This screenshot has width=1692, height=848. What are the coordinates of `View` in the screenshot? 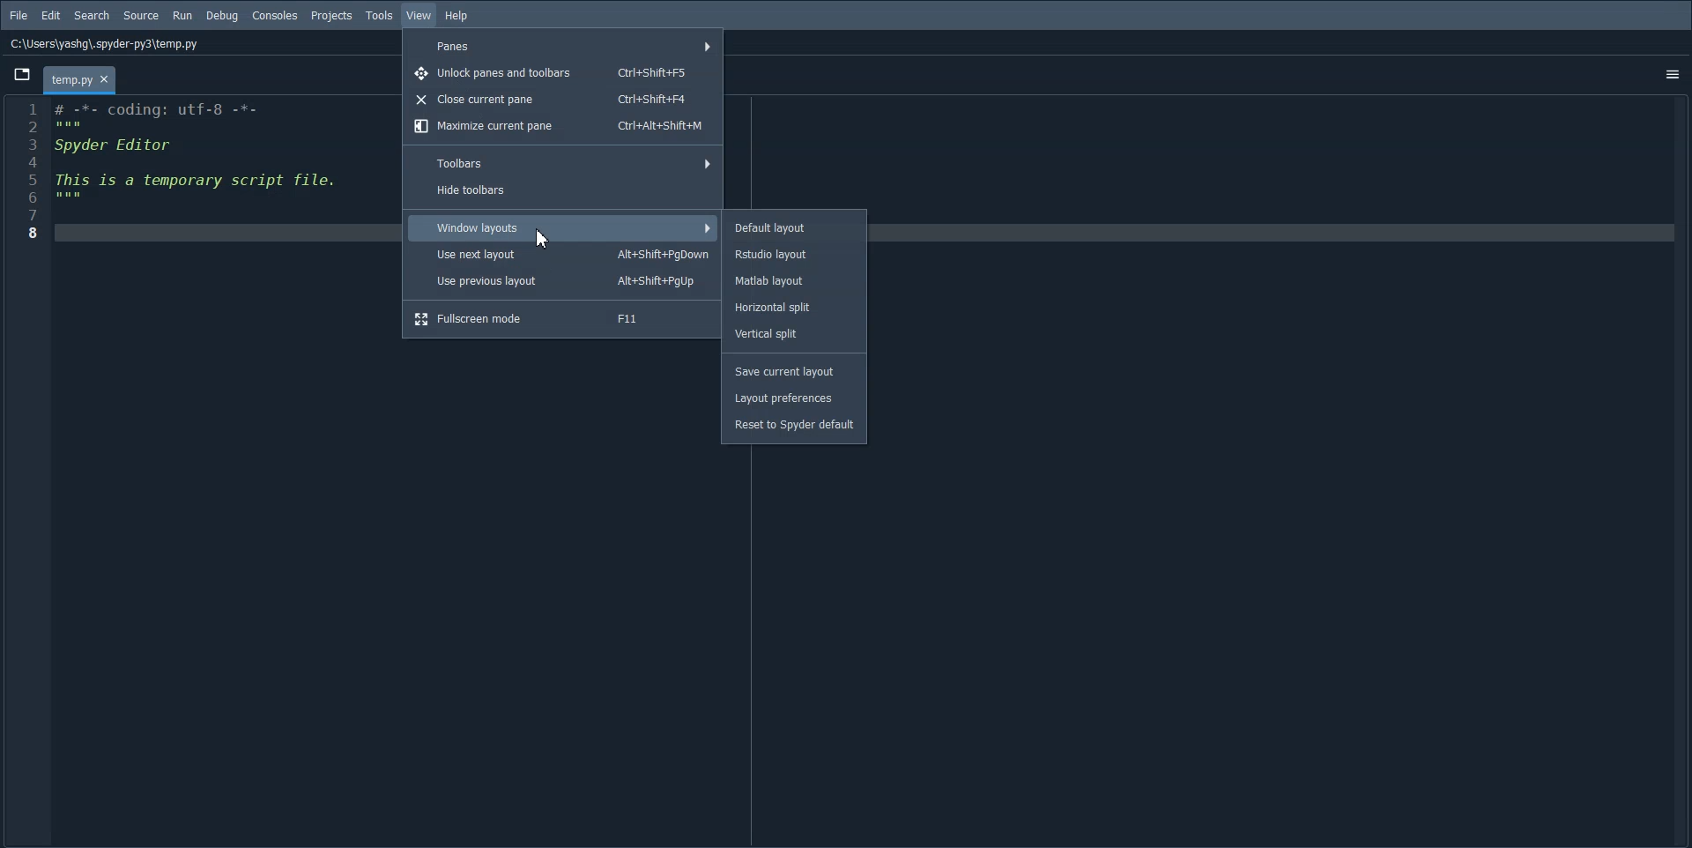 It's located at (419, 16).